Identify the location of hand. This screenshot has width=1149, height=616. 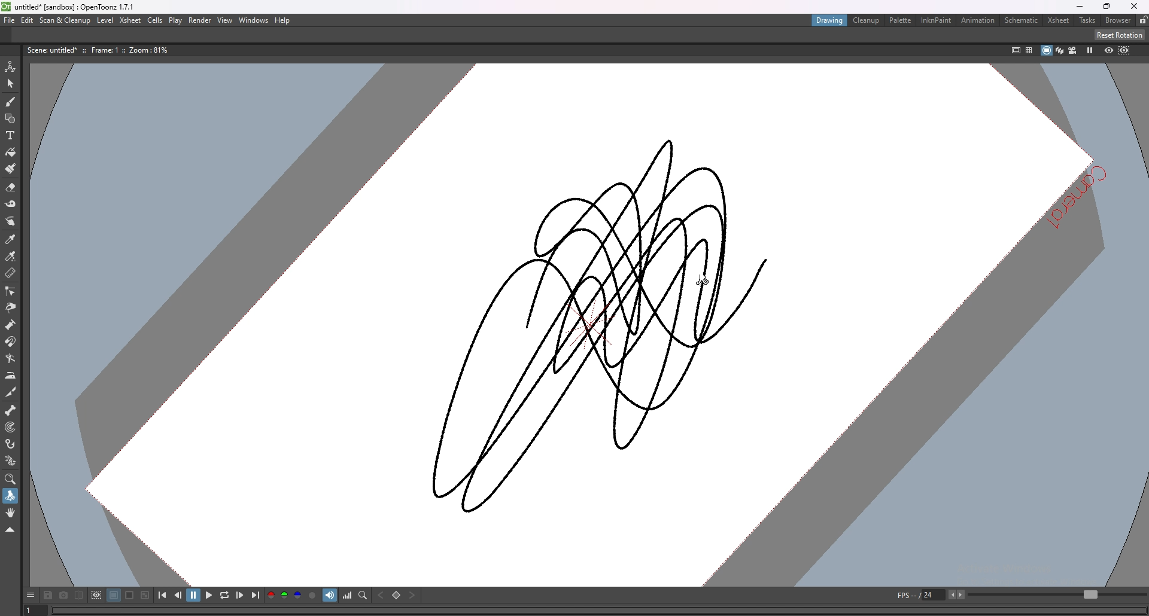
(10, 513).